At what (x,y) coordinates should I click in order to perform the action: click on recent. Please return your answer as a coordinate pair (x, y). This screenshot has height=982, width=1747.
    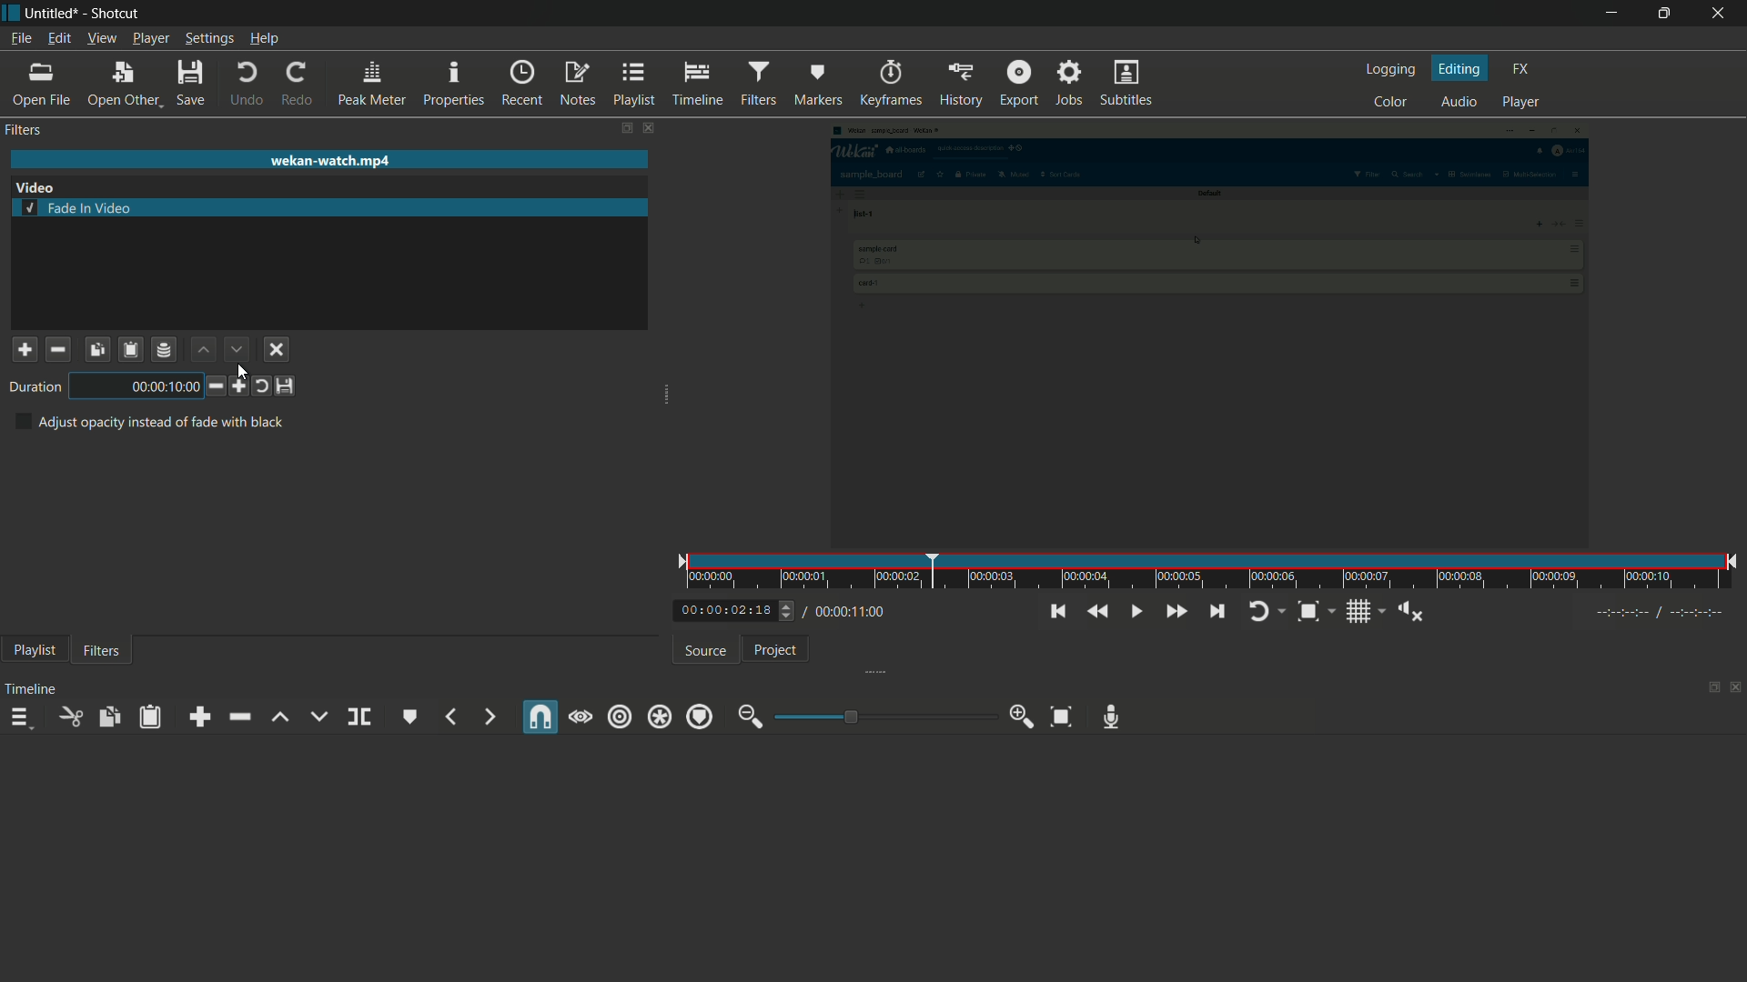
    Looking at the image, I should click on (521, 85).